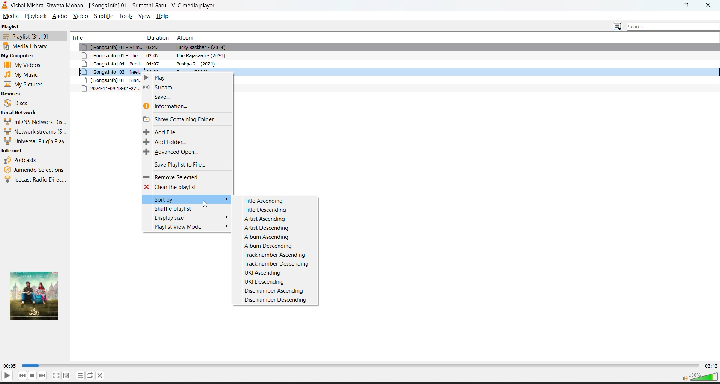 Image resolution: width=720 pixels, height=384 pixels. What do you see at coordinates (272, 299) in the screenshot?
I see `disc number descending` at bounding box center [272, 299].